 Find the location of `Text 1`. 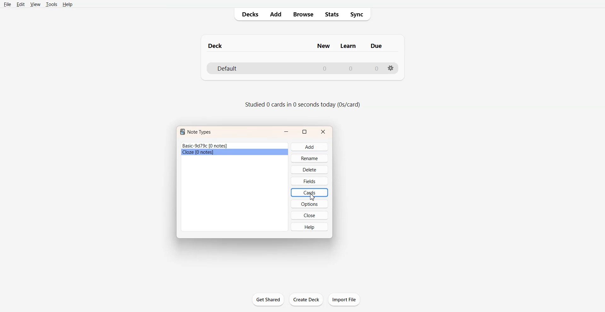

Text 1 is located at coordinates (297, 44).